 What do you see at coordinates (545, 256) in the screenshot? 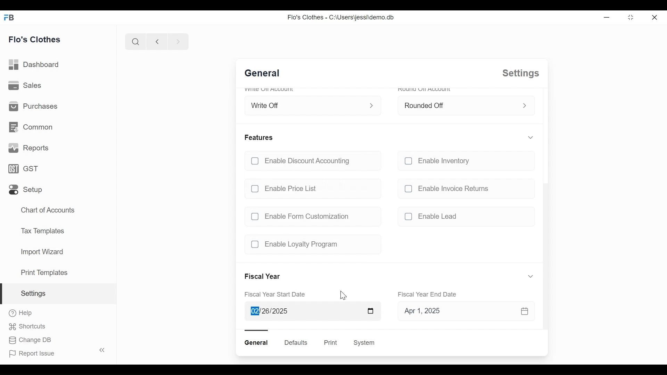
I see `Vertical scroll bar` at bounding box center [545, 256].